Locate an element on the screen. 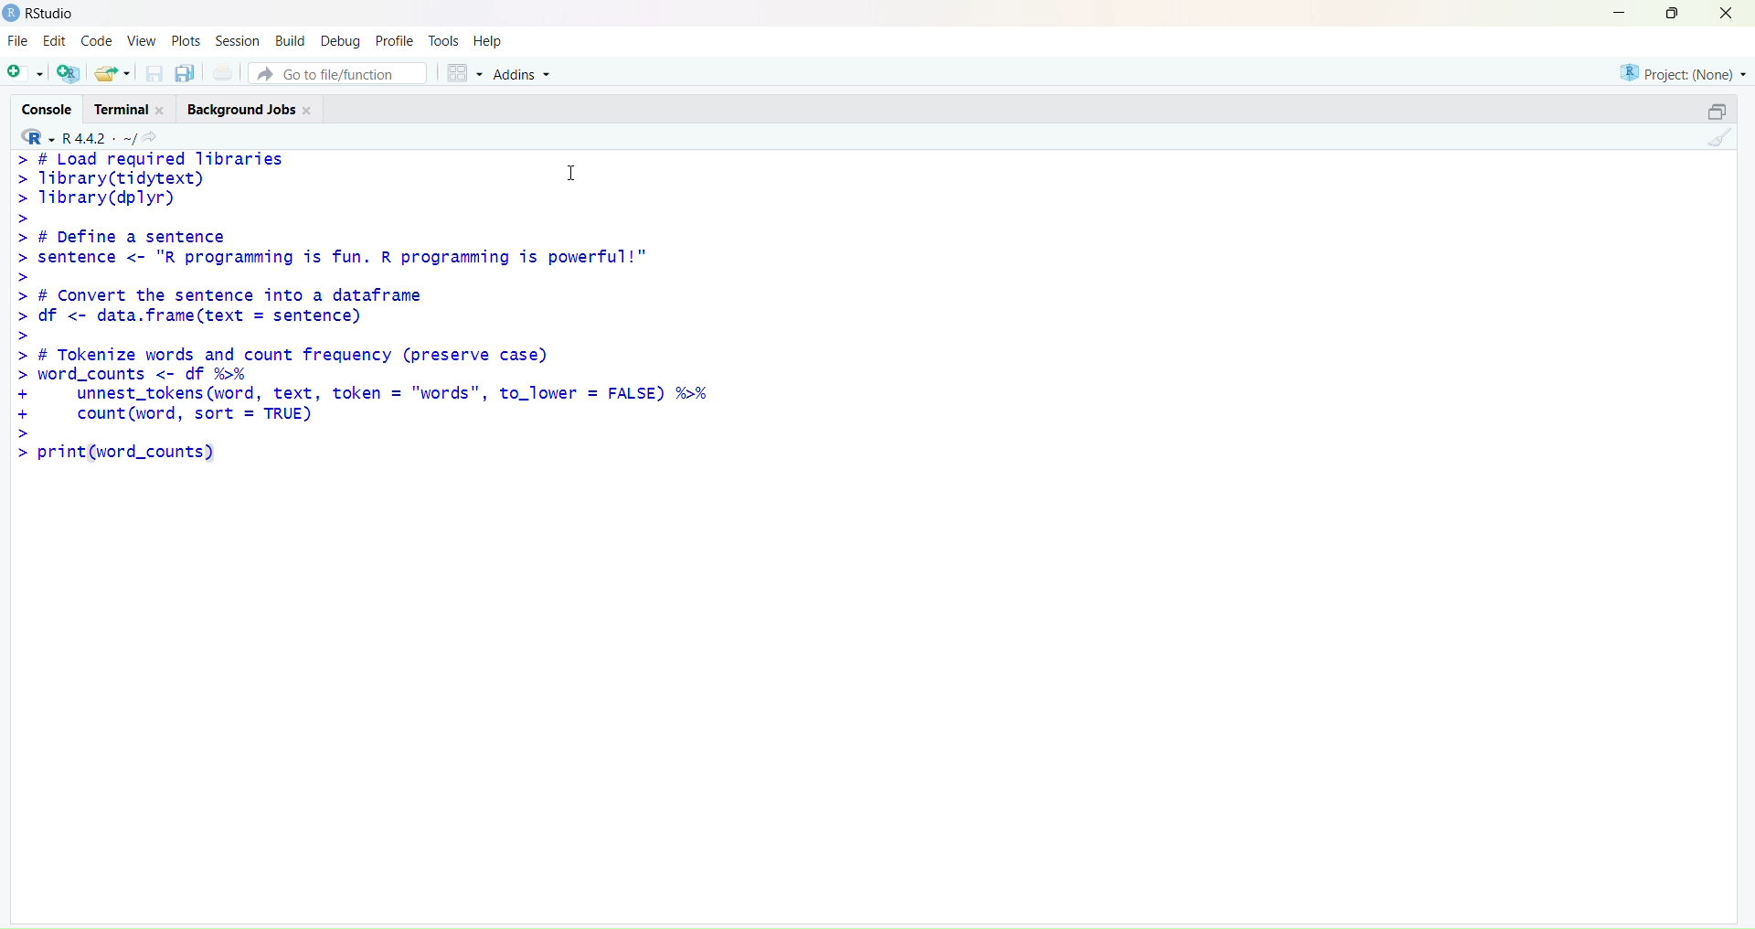  project(None) is located at coordinates (1679, 72).